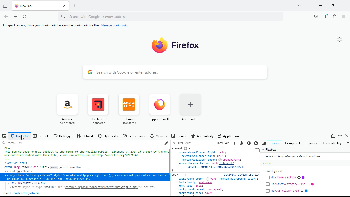  I want to click on application, so click(228, 136).